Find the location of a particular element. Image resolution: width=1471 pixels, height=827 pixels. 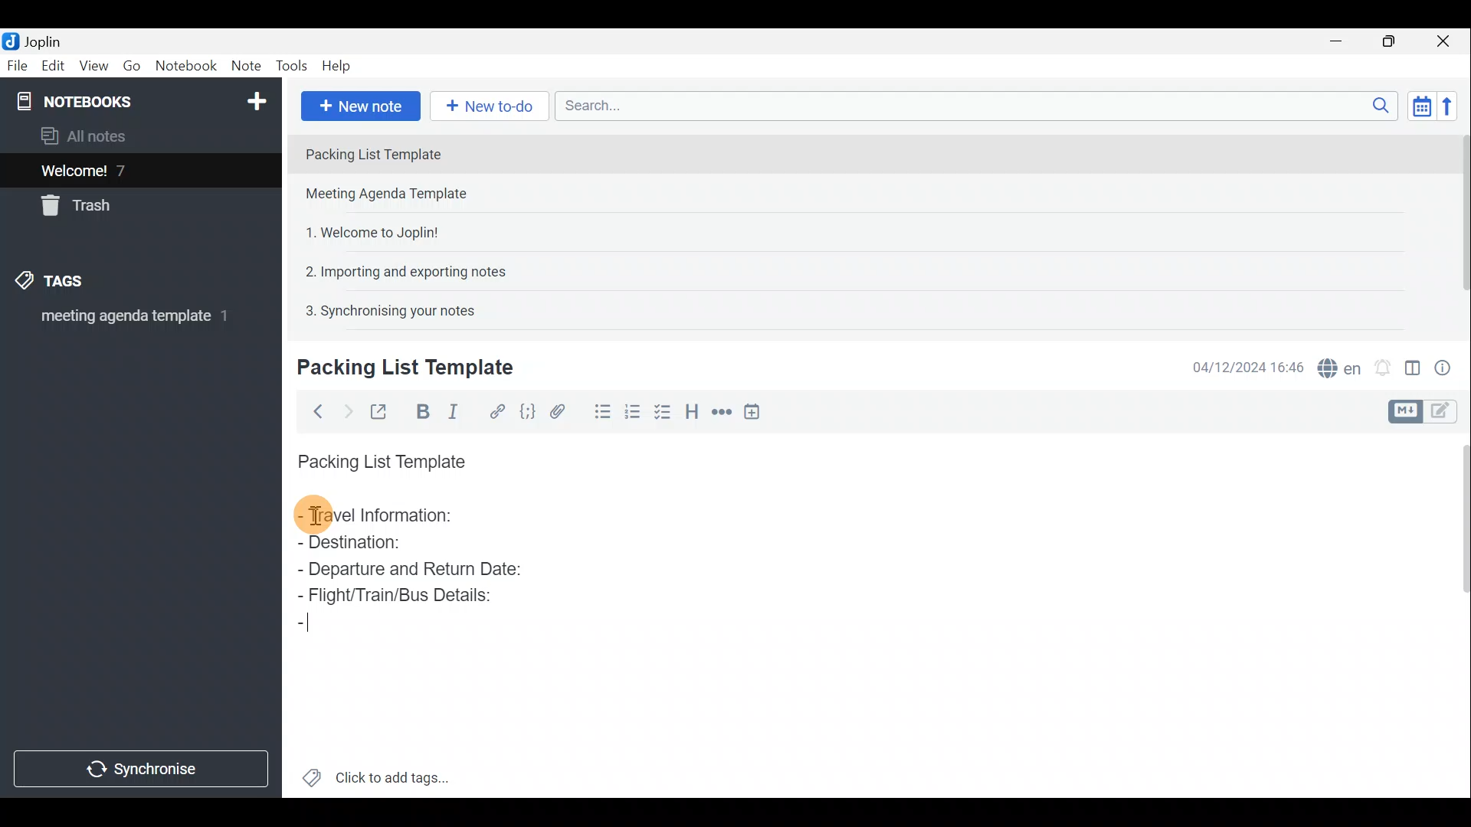

Note 4 is located at coordinates (398, 269).